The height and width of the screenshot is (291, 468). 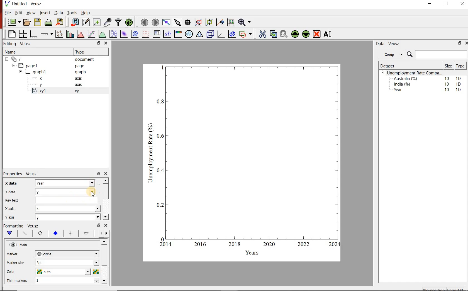 I want to click on hide/unhide, so click(x=13, y=244).